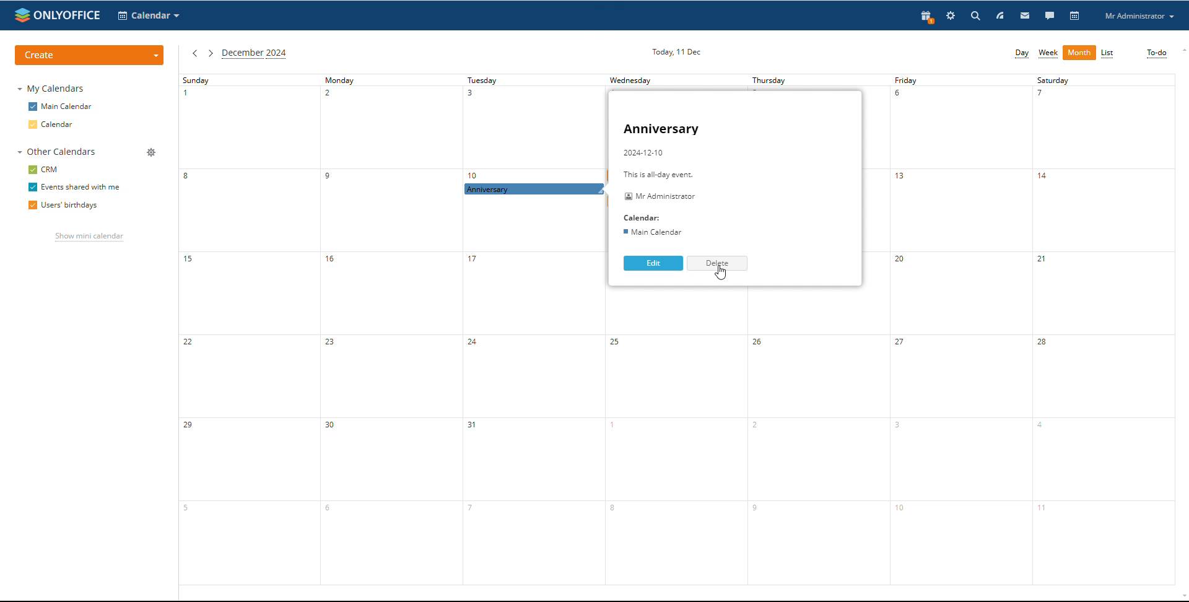 This screenshot has height=602, width=1189. I want to click on onlyoffice logo, so click(20, 16).